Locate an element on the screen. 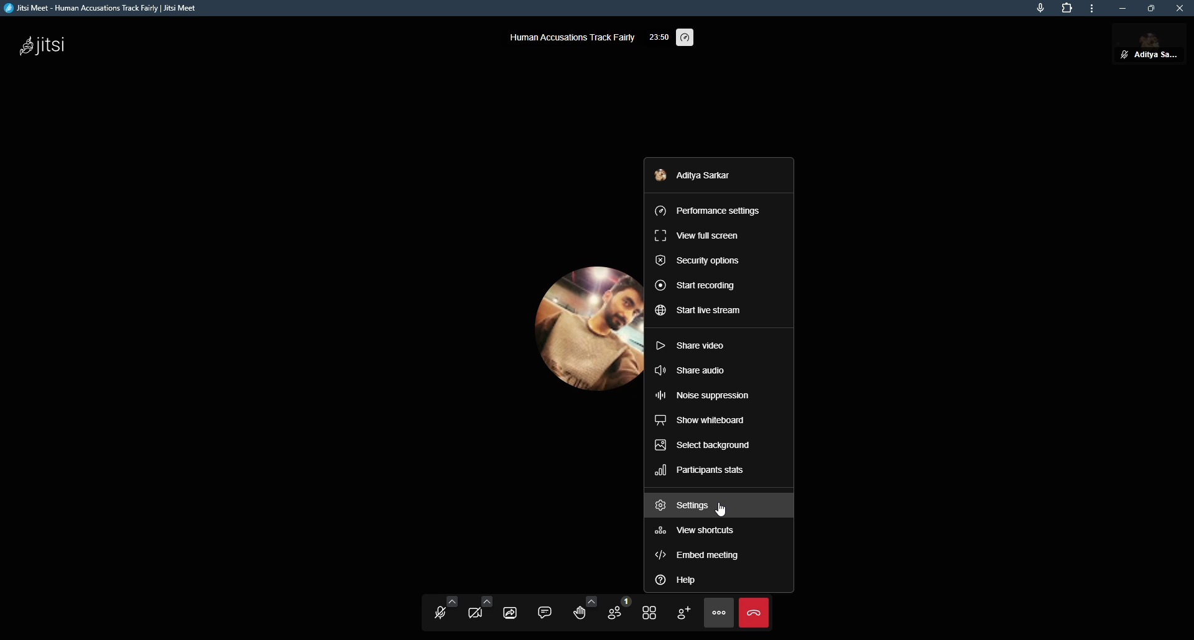 This screenshot has height=640, width=1194. view full screen is located at coordinates (695, 235).